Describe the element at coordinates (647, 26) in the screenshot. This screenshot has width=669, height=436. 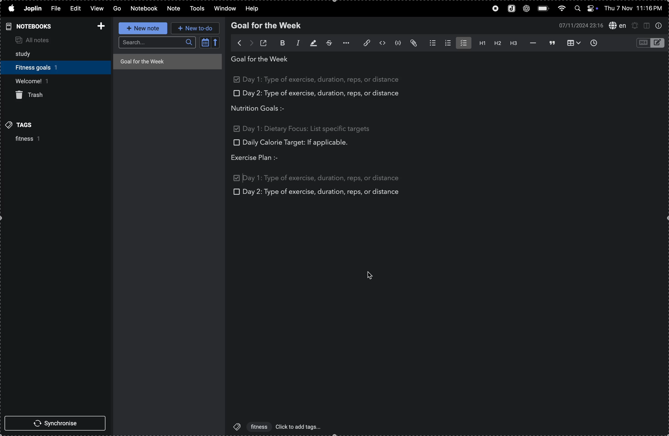
I see `toggle editor layout` at that location.